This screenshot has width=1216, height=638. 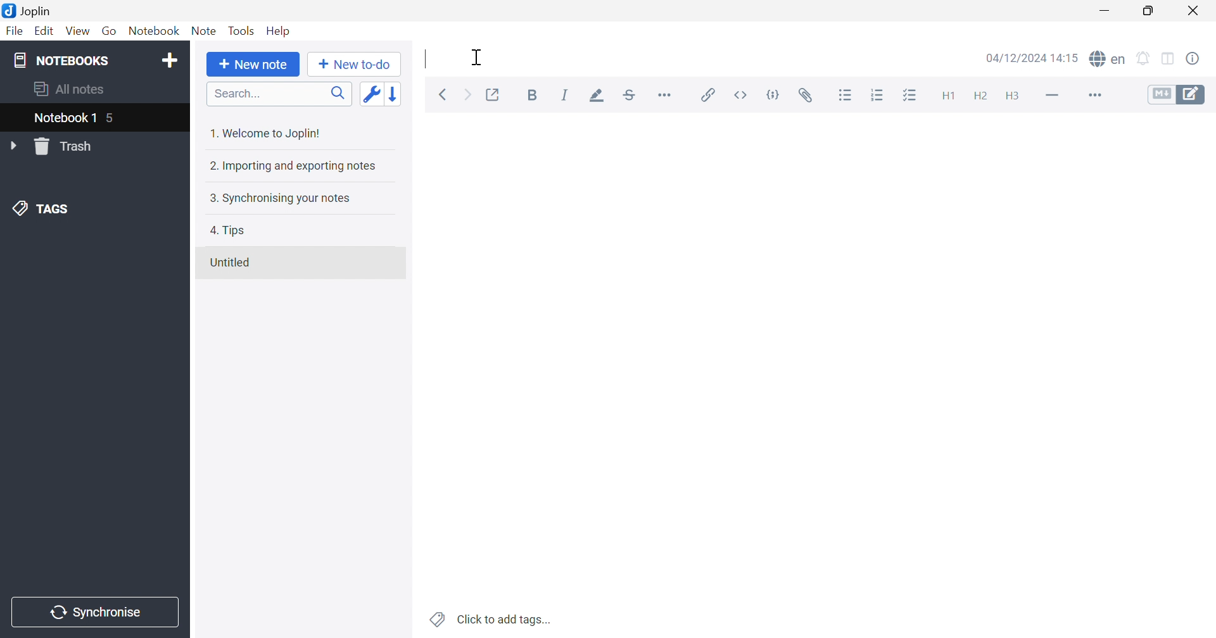 What do you see at coordinates (947, 97) in the screenshot?
I see `Heading 1` at bounding box center [947, 97].